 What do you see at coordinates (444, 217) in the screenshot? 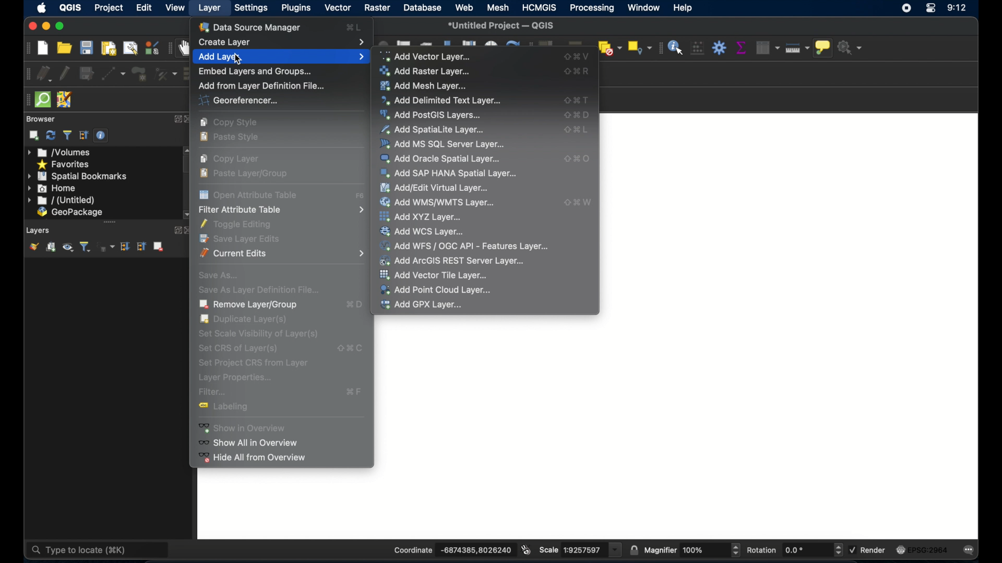
I see `Add XYZ Layer...` at bounding box center [444, 217].